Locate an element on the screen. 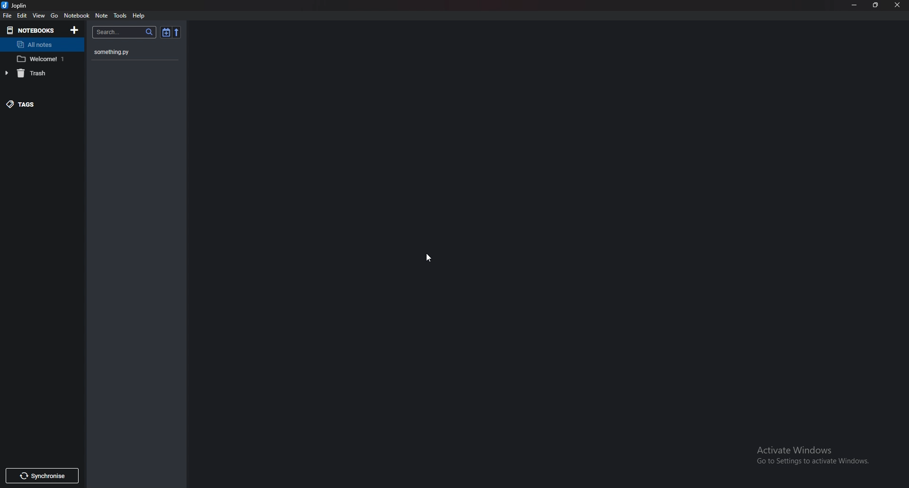  Edit is located at coordinates (23, 16).